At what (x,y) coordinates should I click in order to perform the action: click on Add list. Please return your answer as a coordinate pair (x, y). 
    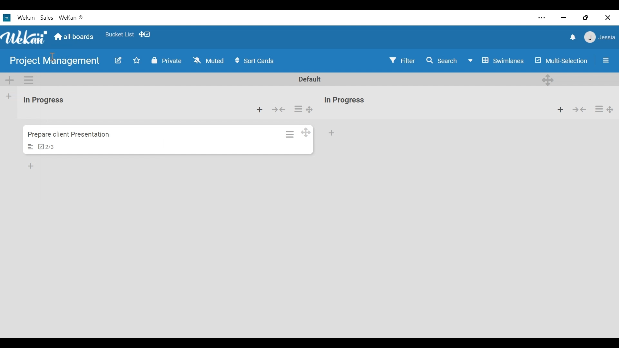
    Looking at the image, I should click on (9, 96).